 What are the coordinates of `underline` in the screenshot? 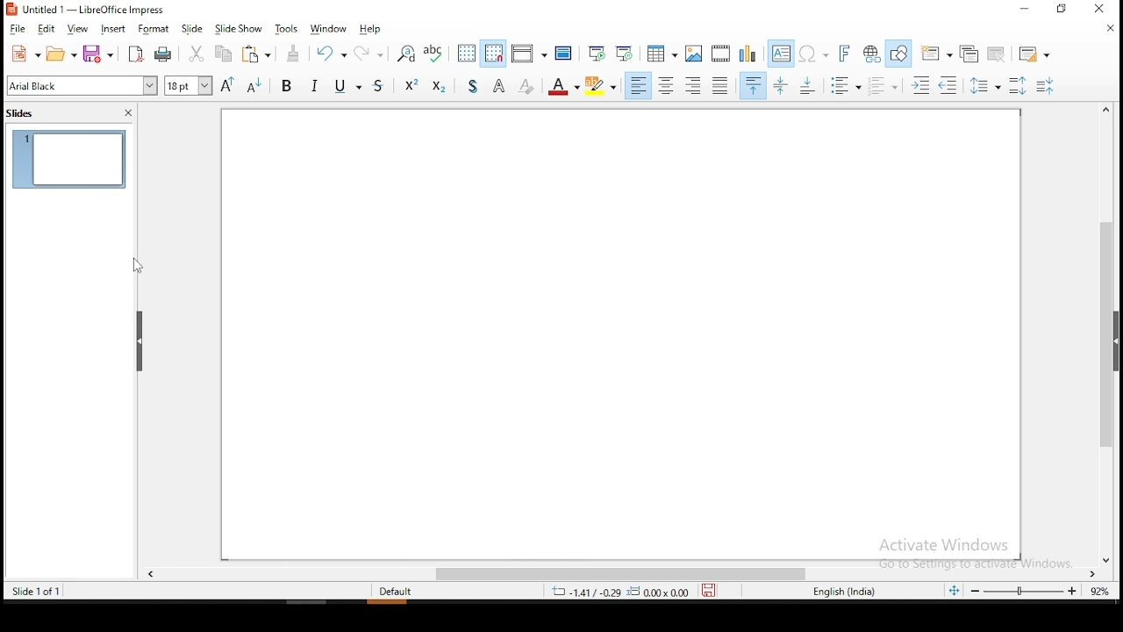 It's located at (351, 87).